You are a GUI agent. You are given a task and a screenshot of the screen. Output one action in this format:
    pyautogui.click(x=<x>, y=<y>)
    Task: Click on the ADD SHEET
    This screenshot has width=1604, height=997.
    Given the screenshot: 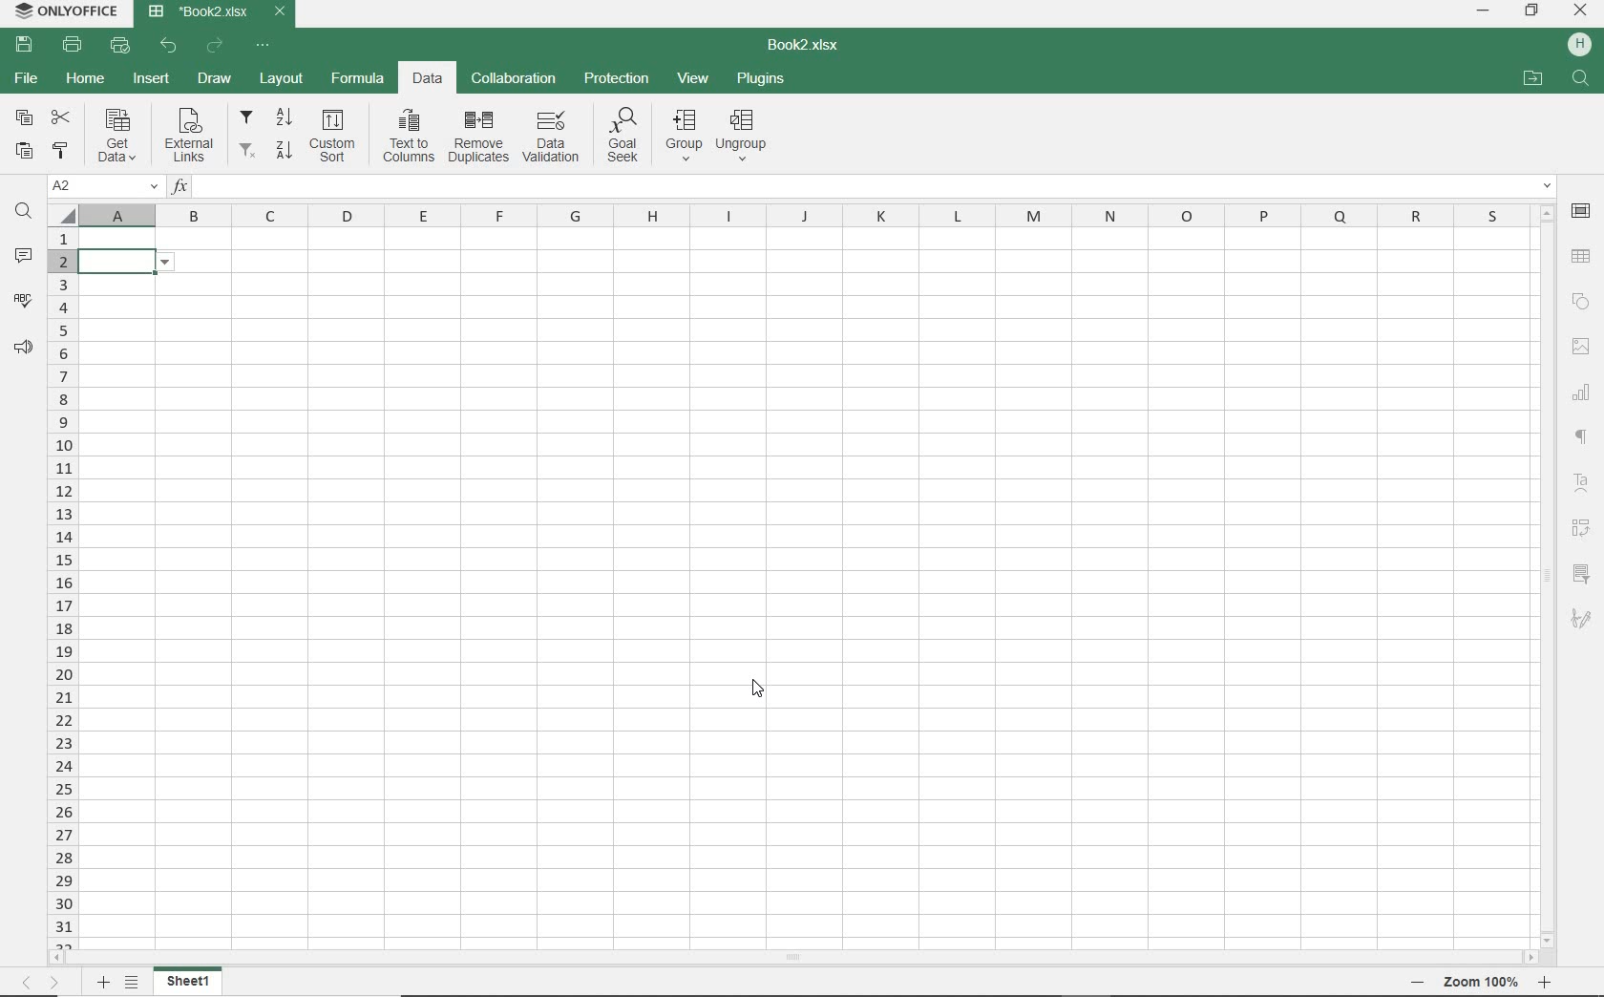 What is the action you would take?
    pyautogui.click(x=103, y=984)
    